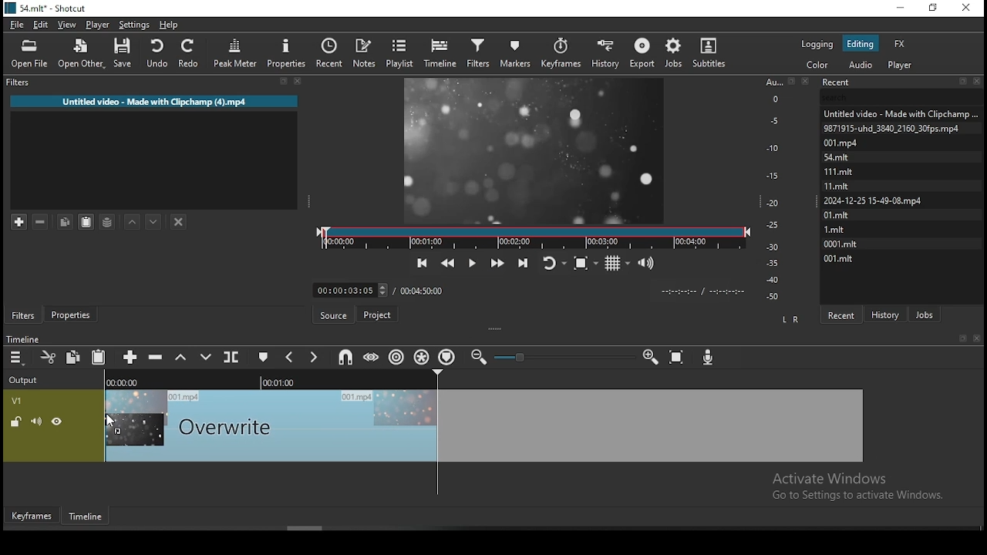 Image resolution: width=987 pixels, height=555 pixels. What do you see at coordinates (82, 55) in the screenshot?
I see `open other` at bounding box center [82, 55].